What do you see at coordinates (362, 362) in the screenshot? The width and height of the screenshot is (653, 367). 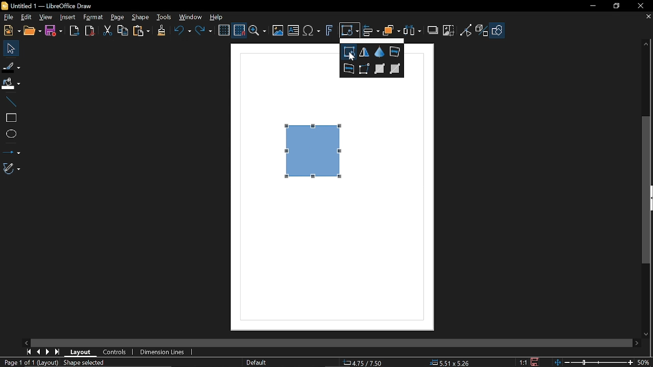 I see `4.75/7.50 (Cursor Position)` at bounding box center [362, 362].